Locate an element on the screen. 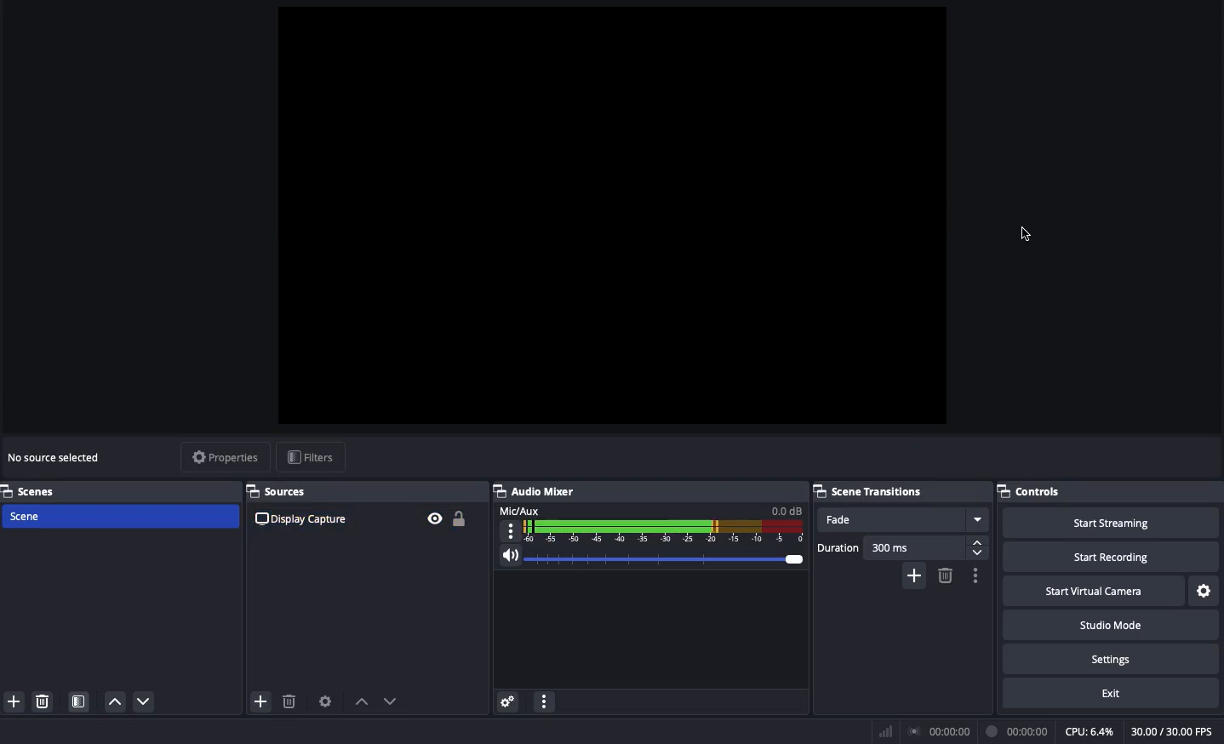 The width and height of the screenshot is (1224, 744). FPS is located at coordinates (1177, 731).